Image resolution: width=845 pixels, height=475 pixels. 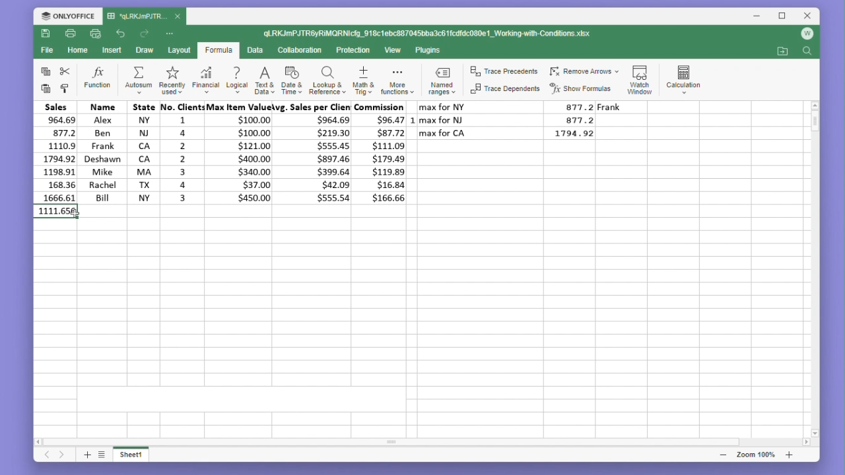 I want to click on sales, so click(x=57, y=152).